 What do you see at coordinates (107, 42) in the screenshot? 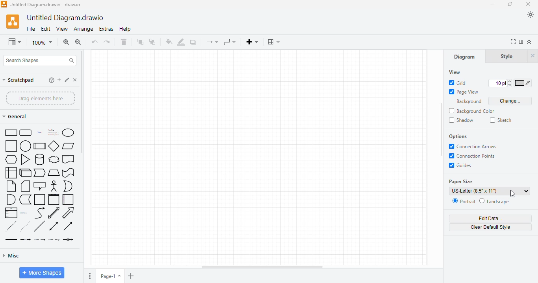
I see `redo` at bounding box center [107, 42].